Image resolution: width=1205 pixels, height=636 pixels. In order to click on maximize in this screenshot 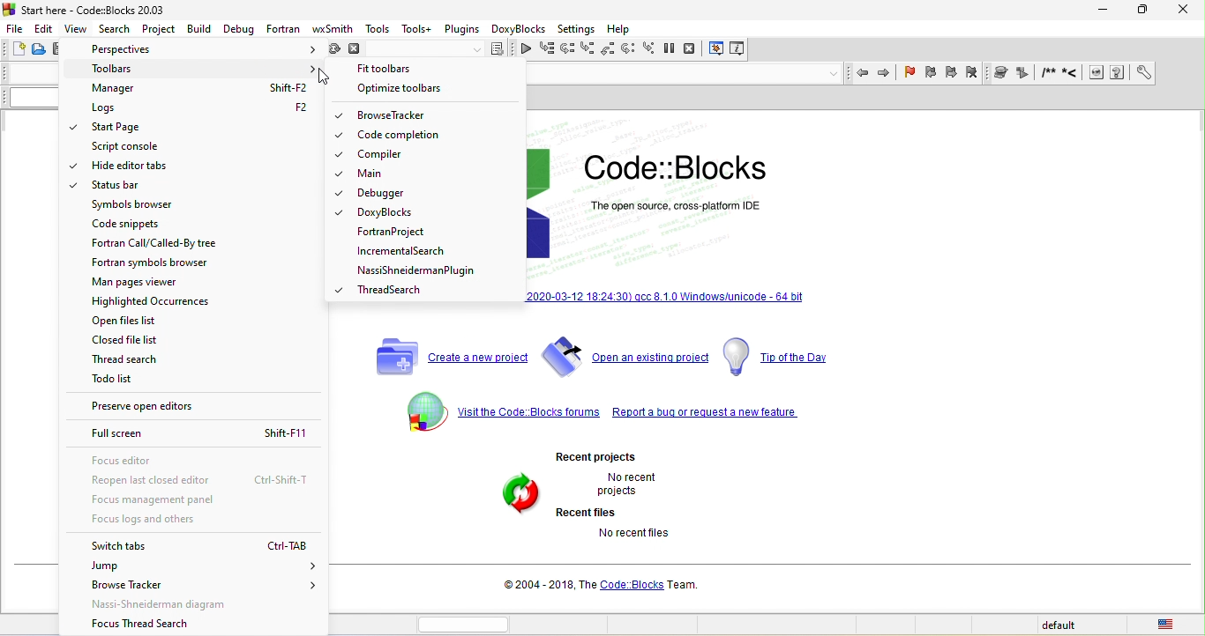, I will do `click(1136, 12)`.